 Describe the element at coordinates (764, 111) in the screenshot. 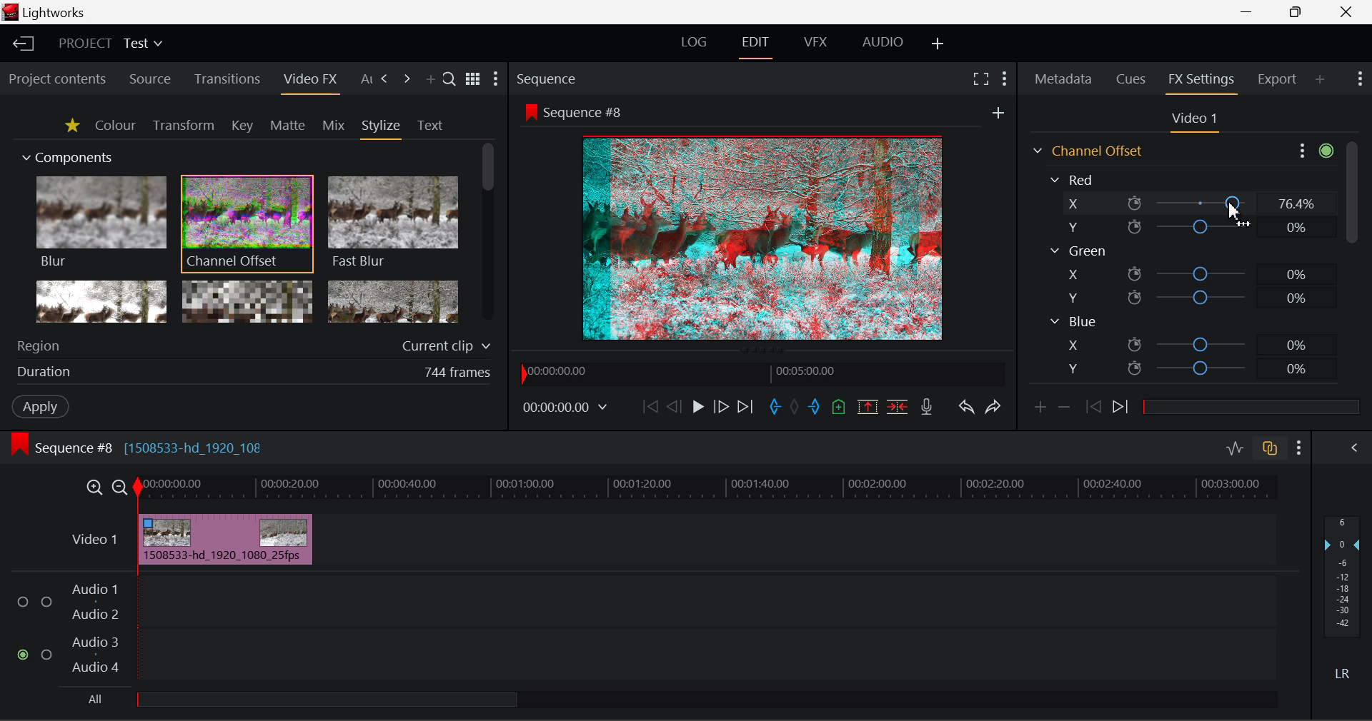

I see `Sequence Preview Screen Section` at that location.